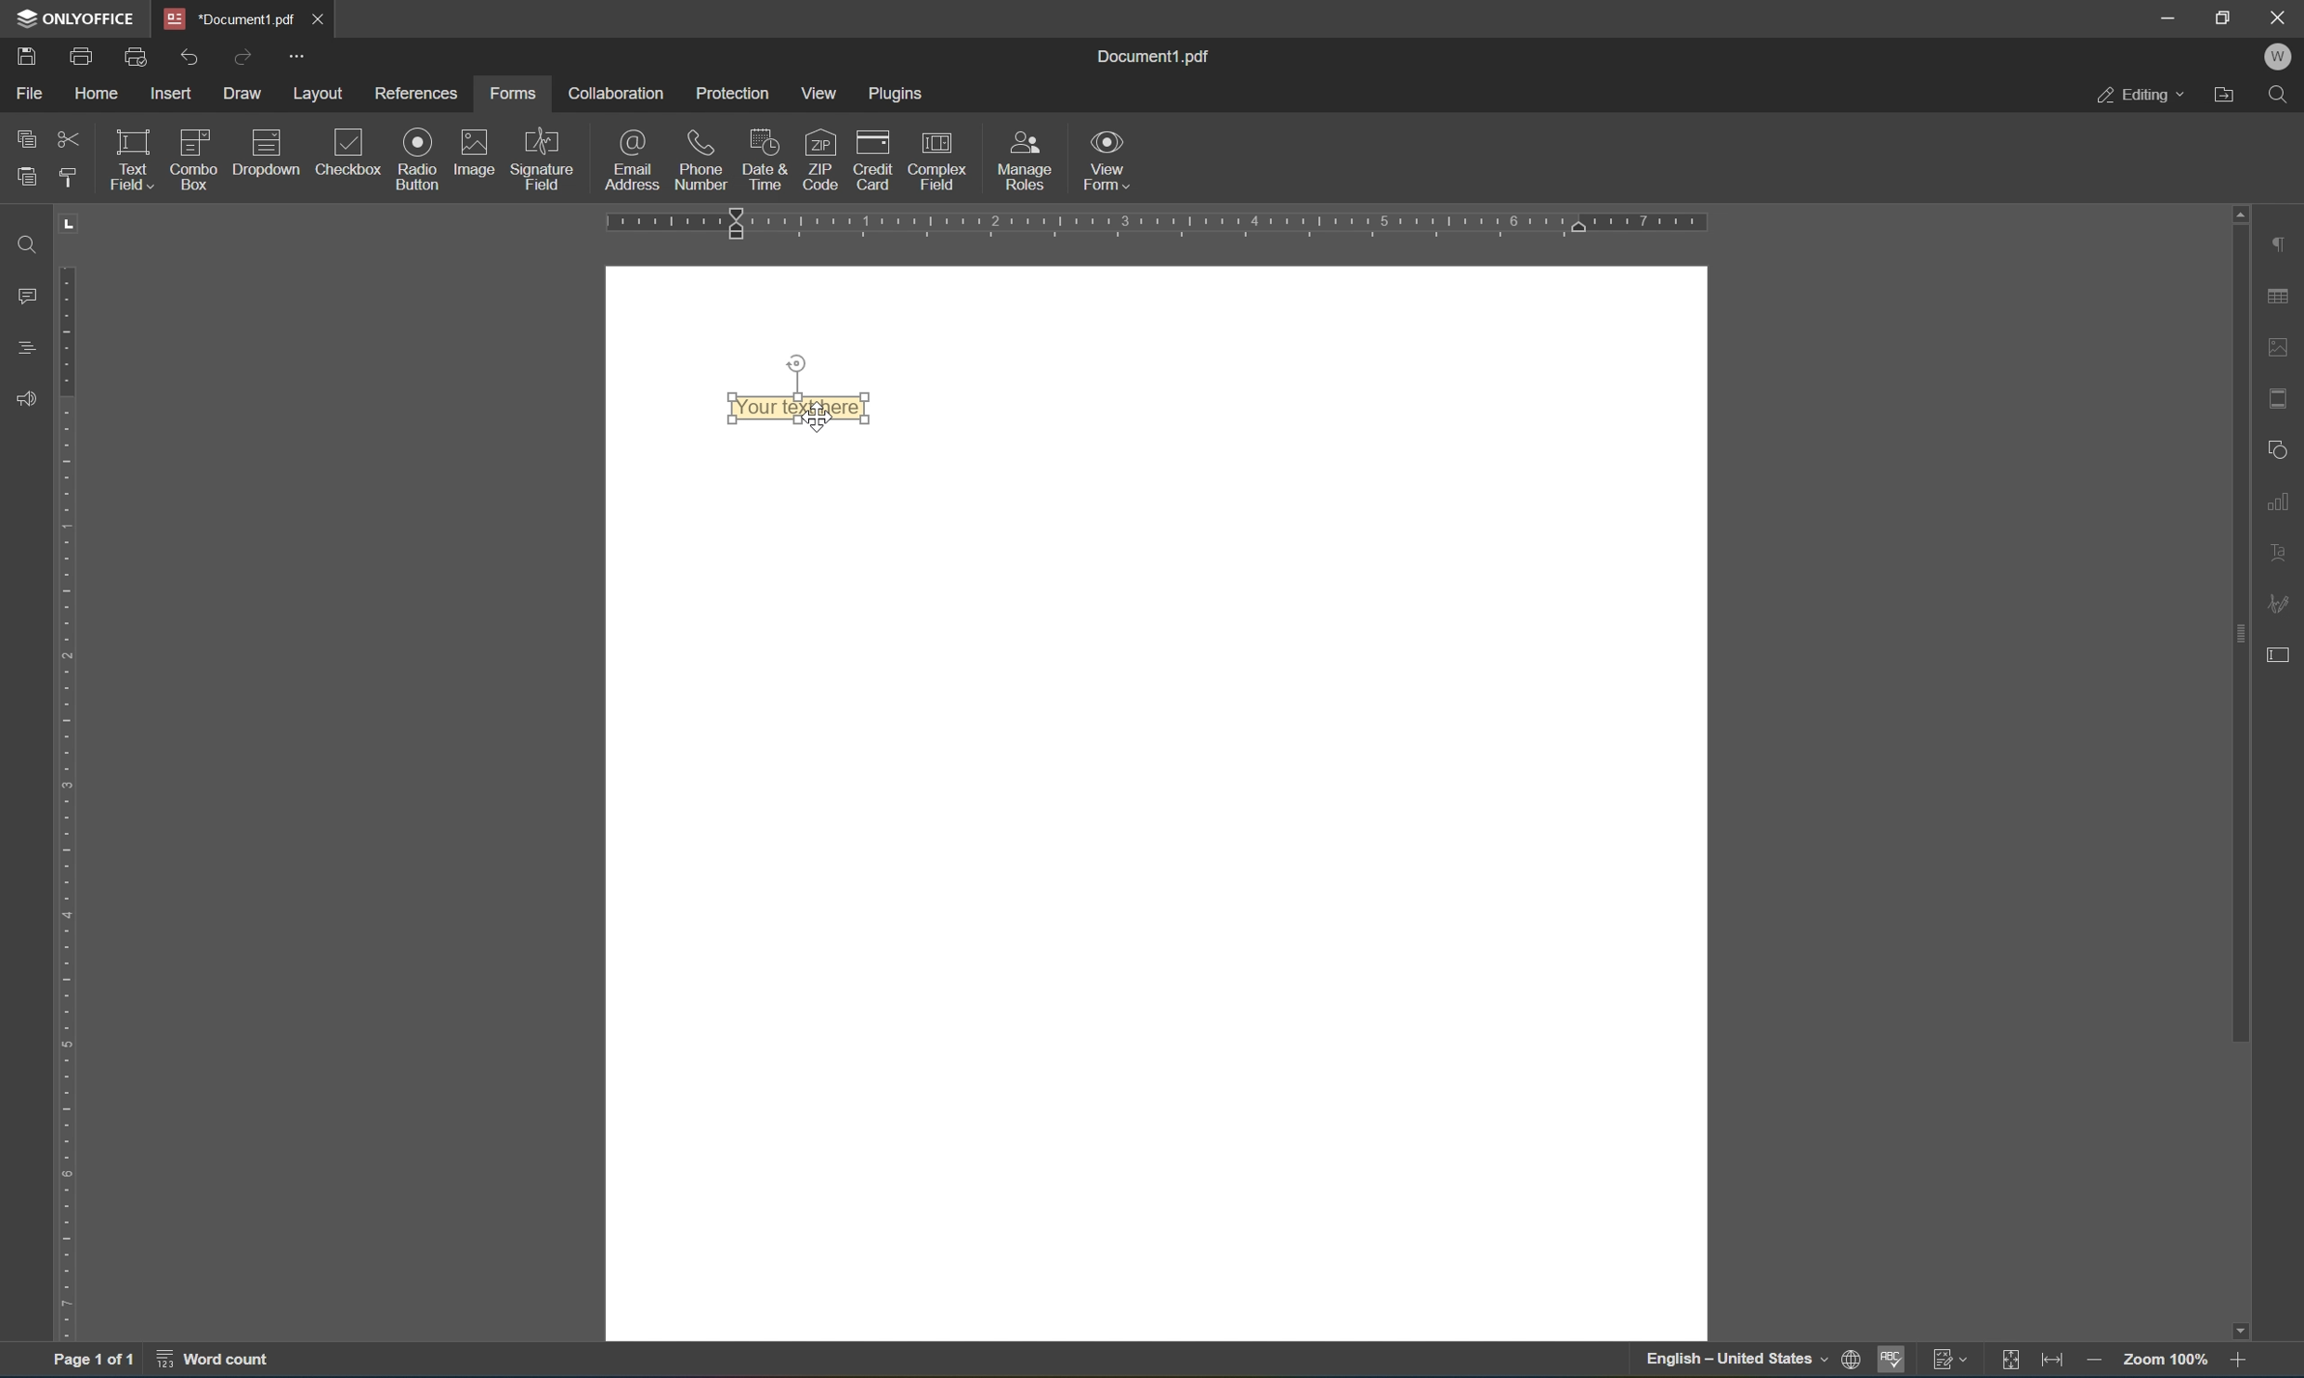 This screenshot has height=1378, width=2304. What do you see at coordinates (2238, 1360) in the screenshot?
I see `zoom in` at bounding box center [2238, 1360].